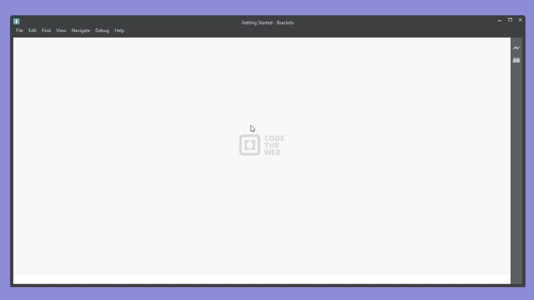 Image resolution: width=534 pixels, height=300 pixels. Describe the element at coordinates (81, 31) in the screenshot. I see `Navigate` at that location.